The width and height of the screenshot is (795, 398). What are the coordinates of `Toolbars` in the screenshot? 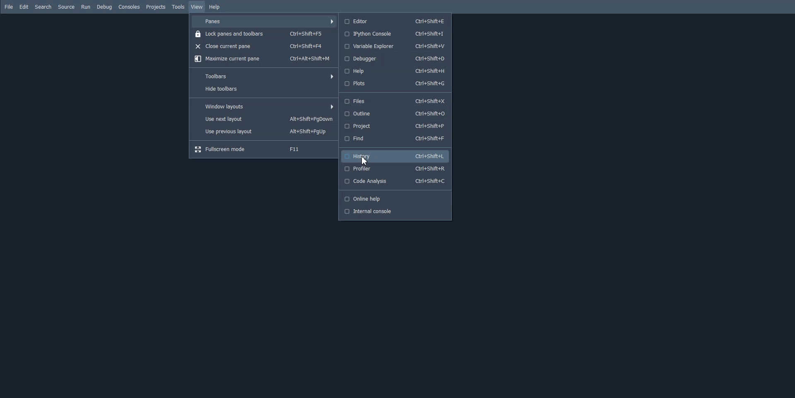 It's located at (263, 76).